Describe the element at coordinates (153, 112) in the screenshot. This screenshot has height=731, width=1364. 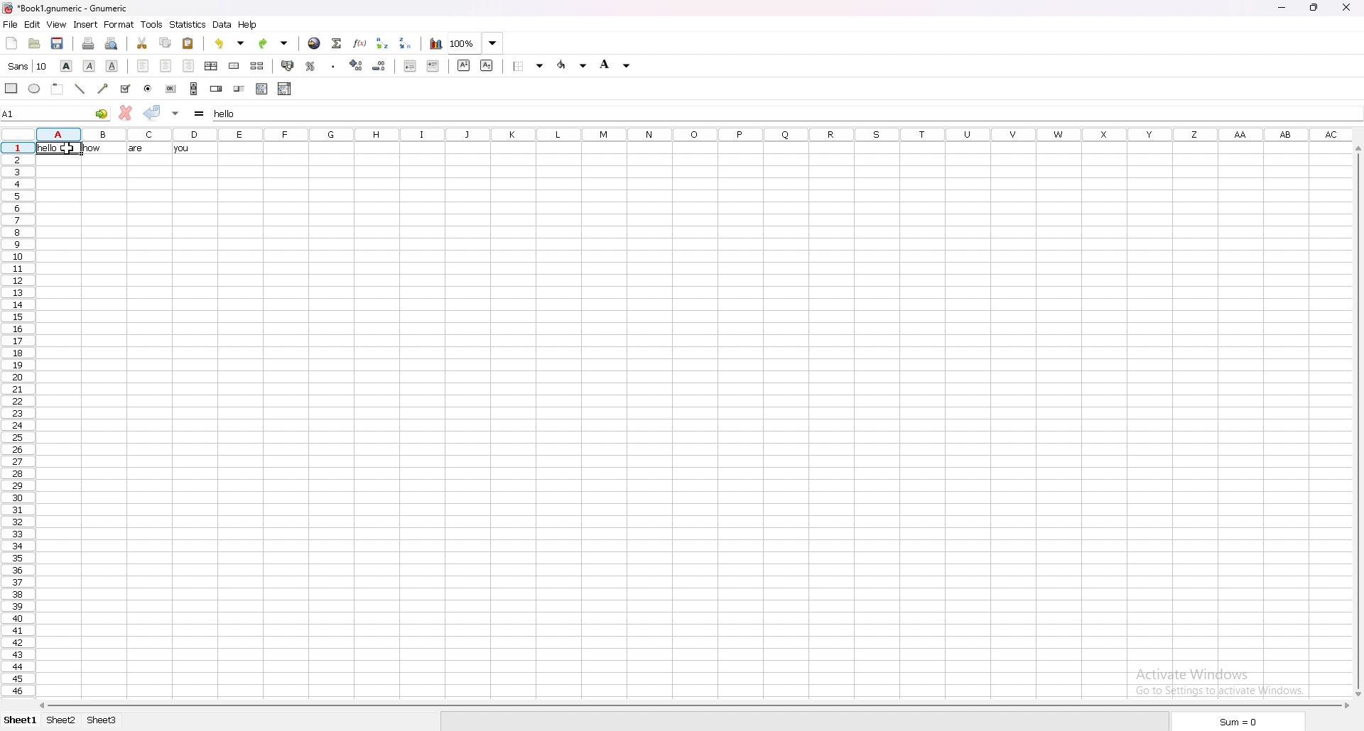
I see `accept changes` at that location.